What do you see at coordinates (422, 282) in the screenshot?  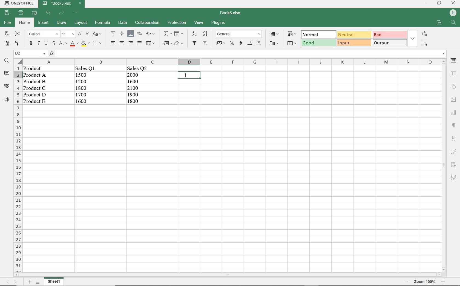 I see `zoom out or zoom in` at bounding box center [422, 282].